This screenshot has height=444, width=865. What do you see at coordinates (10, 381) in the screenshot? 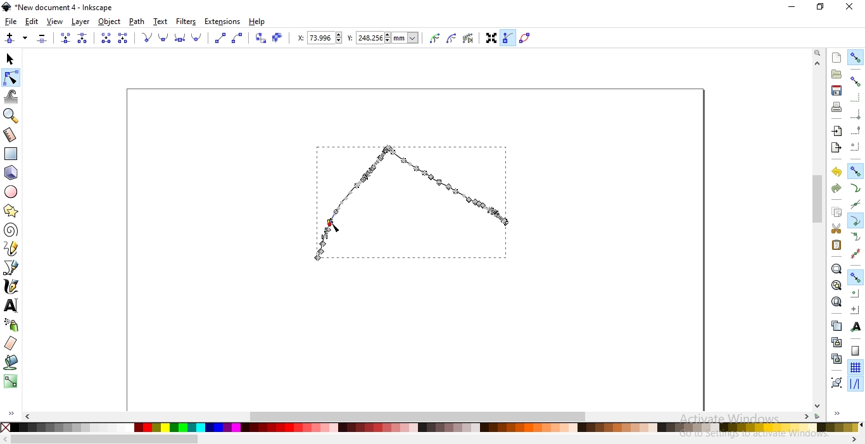
I see `create or edit gradients` at bounding box center [10, 381].